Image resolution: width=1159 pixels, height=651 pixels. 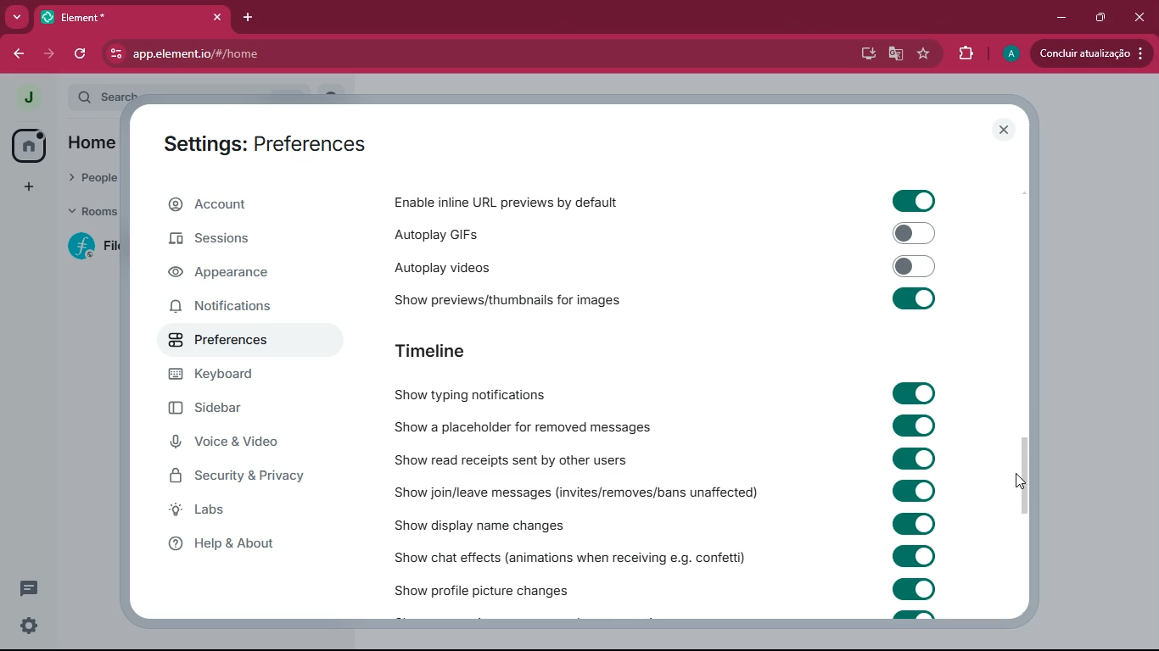 I want to click on settings: preferences, so click(x=274, y=142).